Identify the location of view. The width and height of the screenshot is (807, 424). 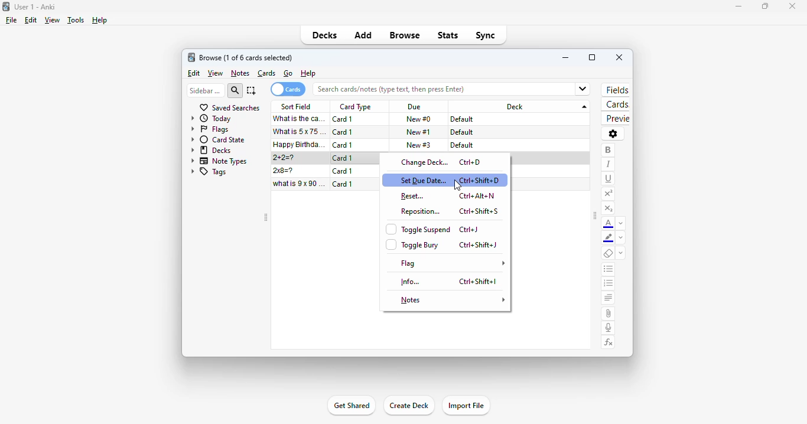
(215, 73).